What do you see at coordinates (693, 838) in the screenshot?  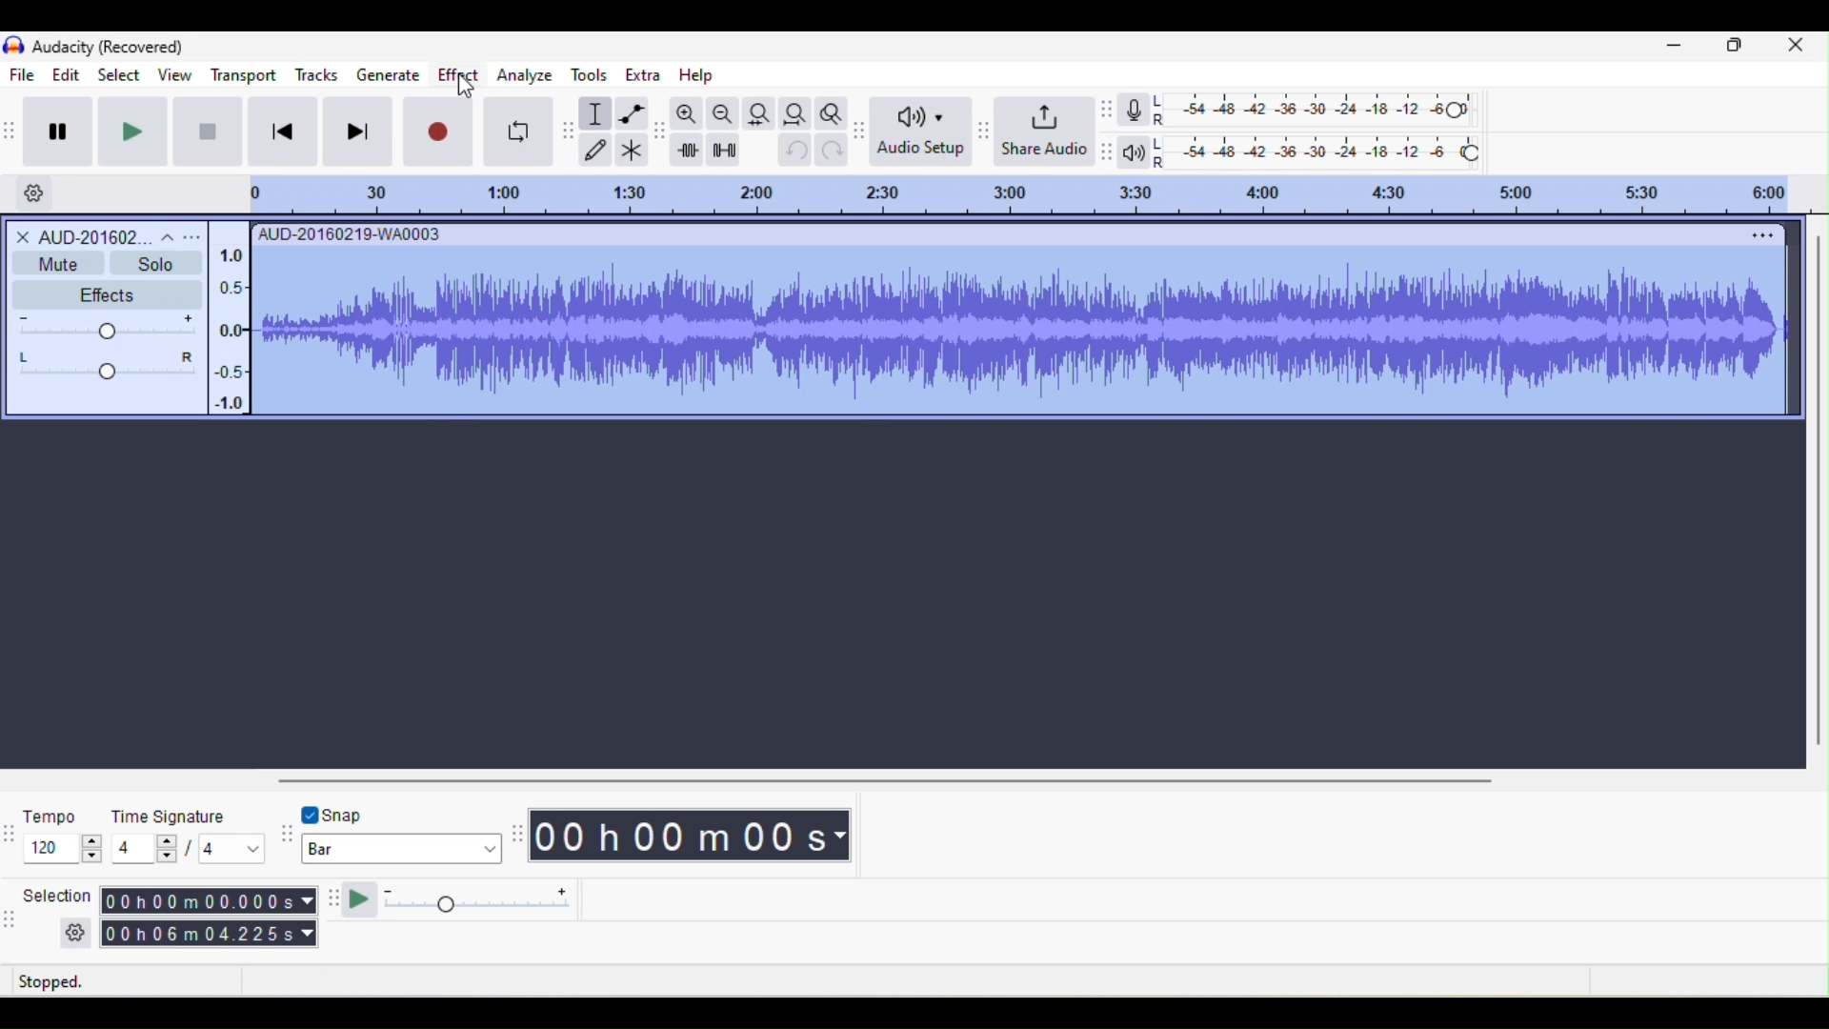 I see `00 h 00 m 00 s` at bounding box center [693, 838].